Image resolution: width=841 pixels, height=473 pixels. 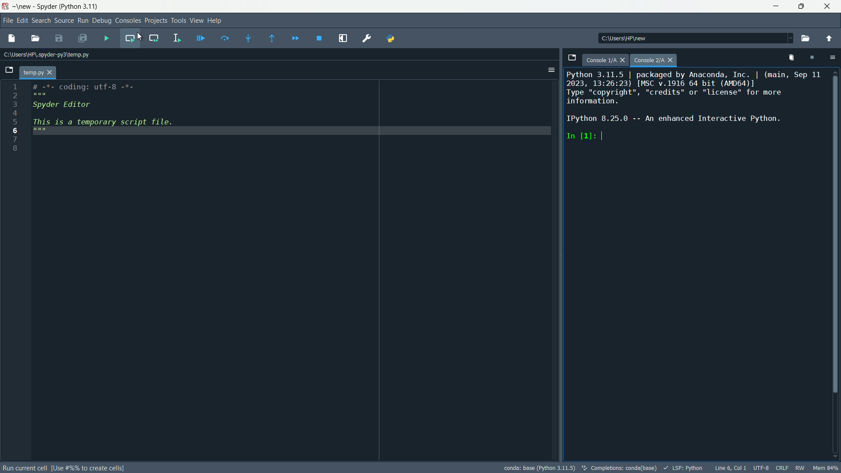 I want to click on # -%=- Coding: utf-8 -7-Spyder EditorThis is a temporary script file., so click(x=290, y=109).